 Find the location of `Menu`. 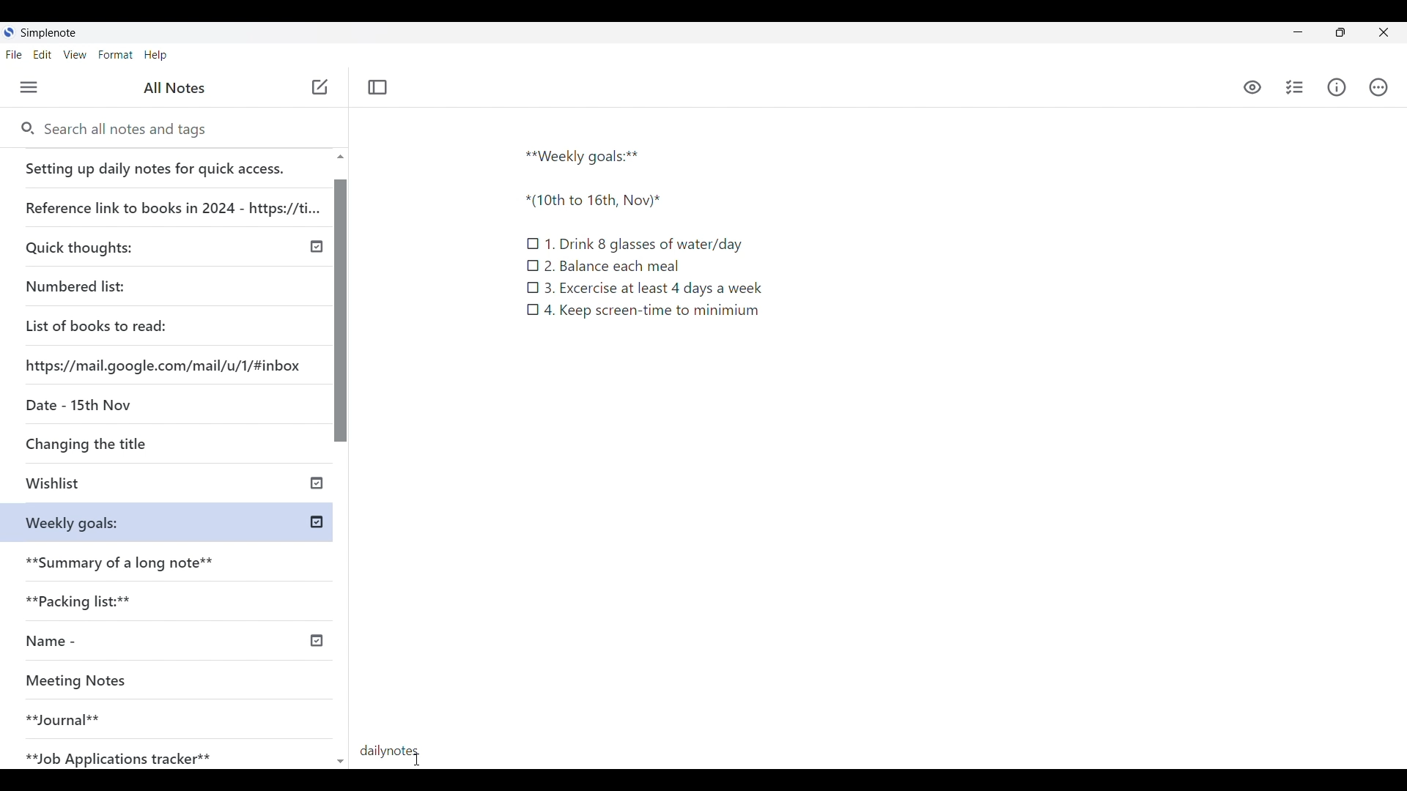

Menu is located at coordinates (29, 87).